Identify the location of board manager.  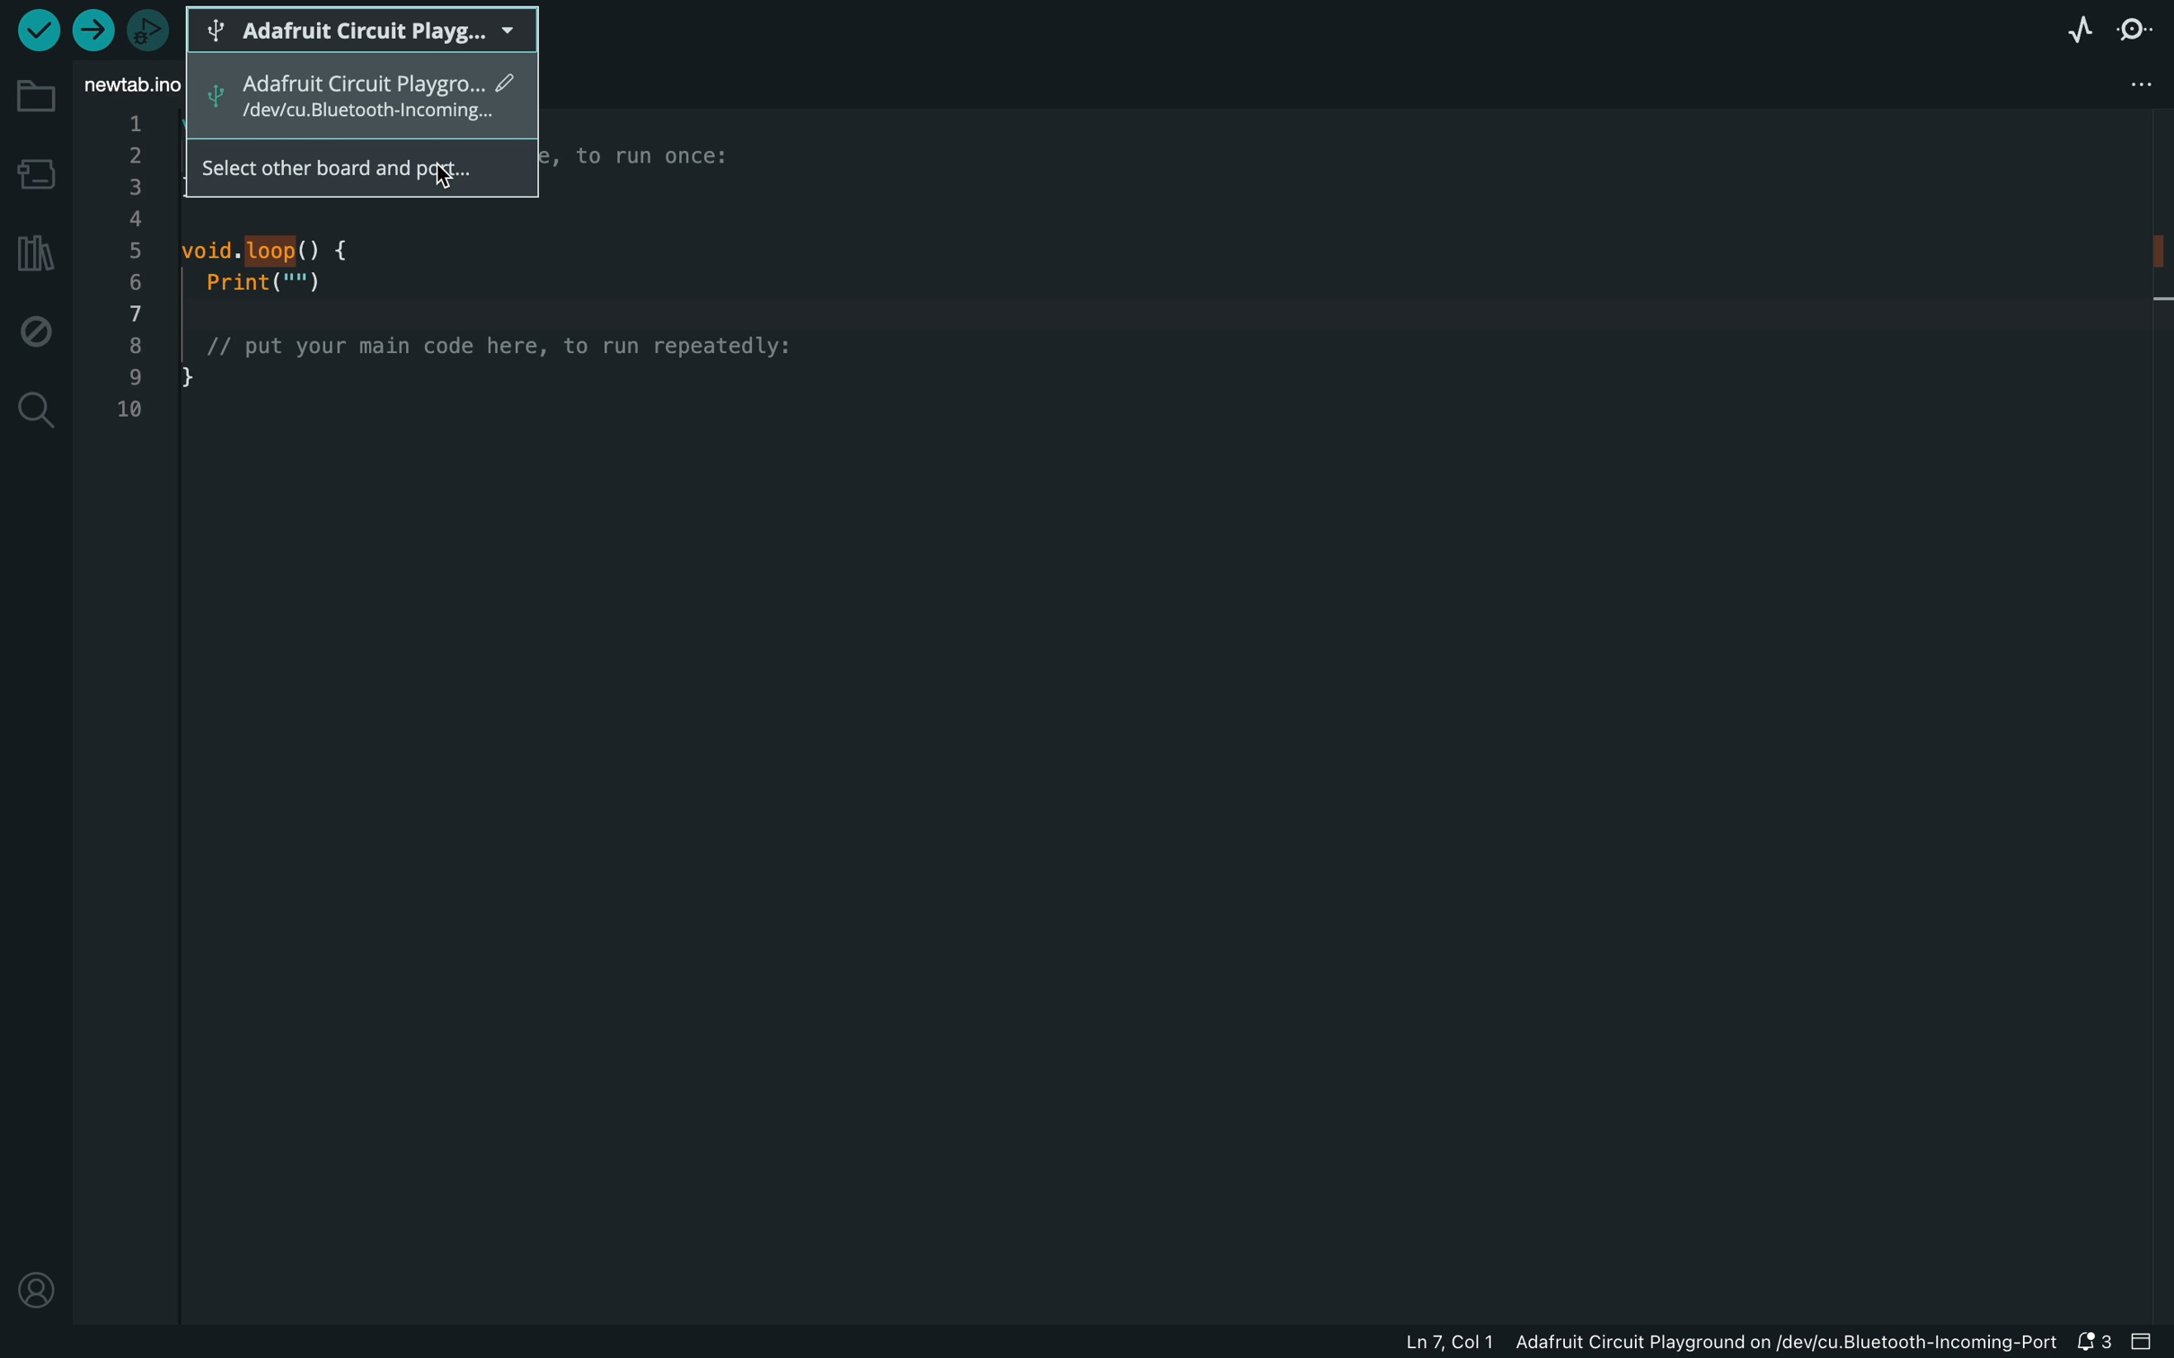
(37, 172).